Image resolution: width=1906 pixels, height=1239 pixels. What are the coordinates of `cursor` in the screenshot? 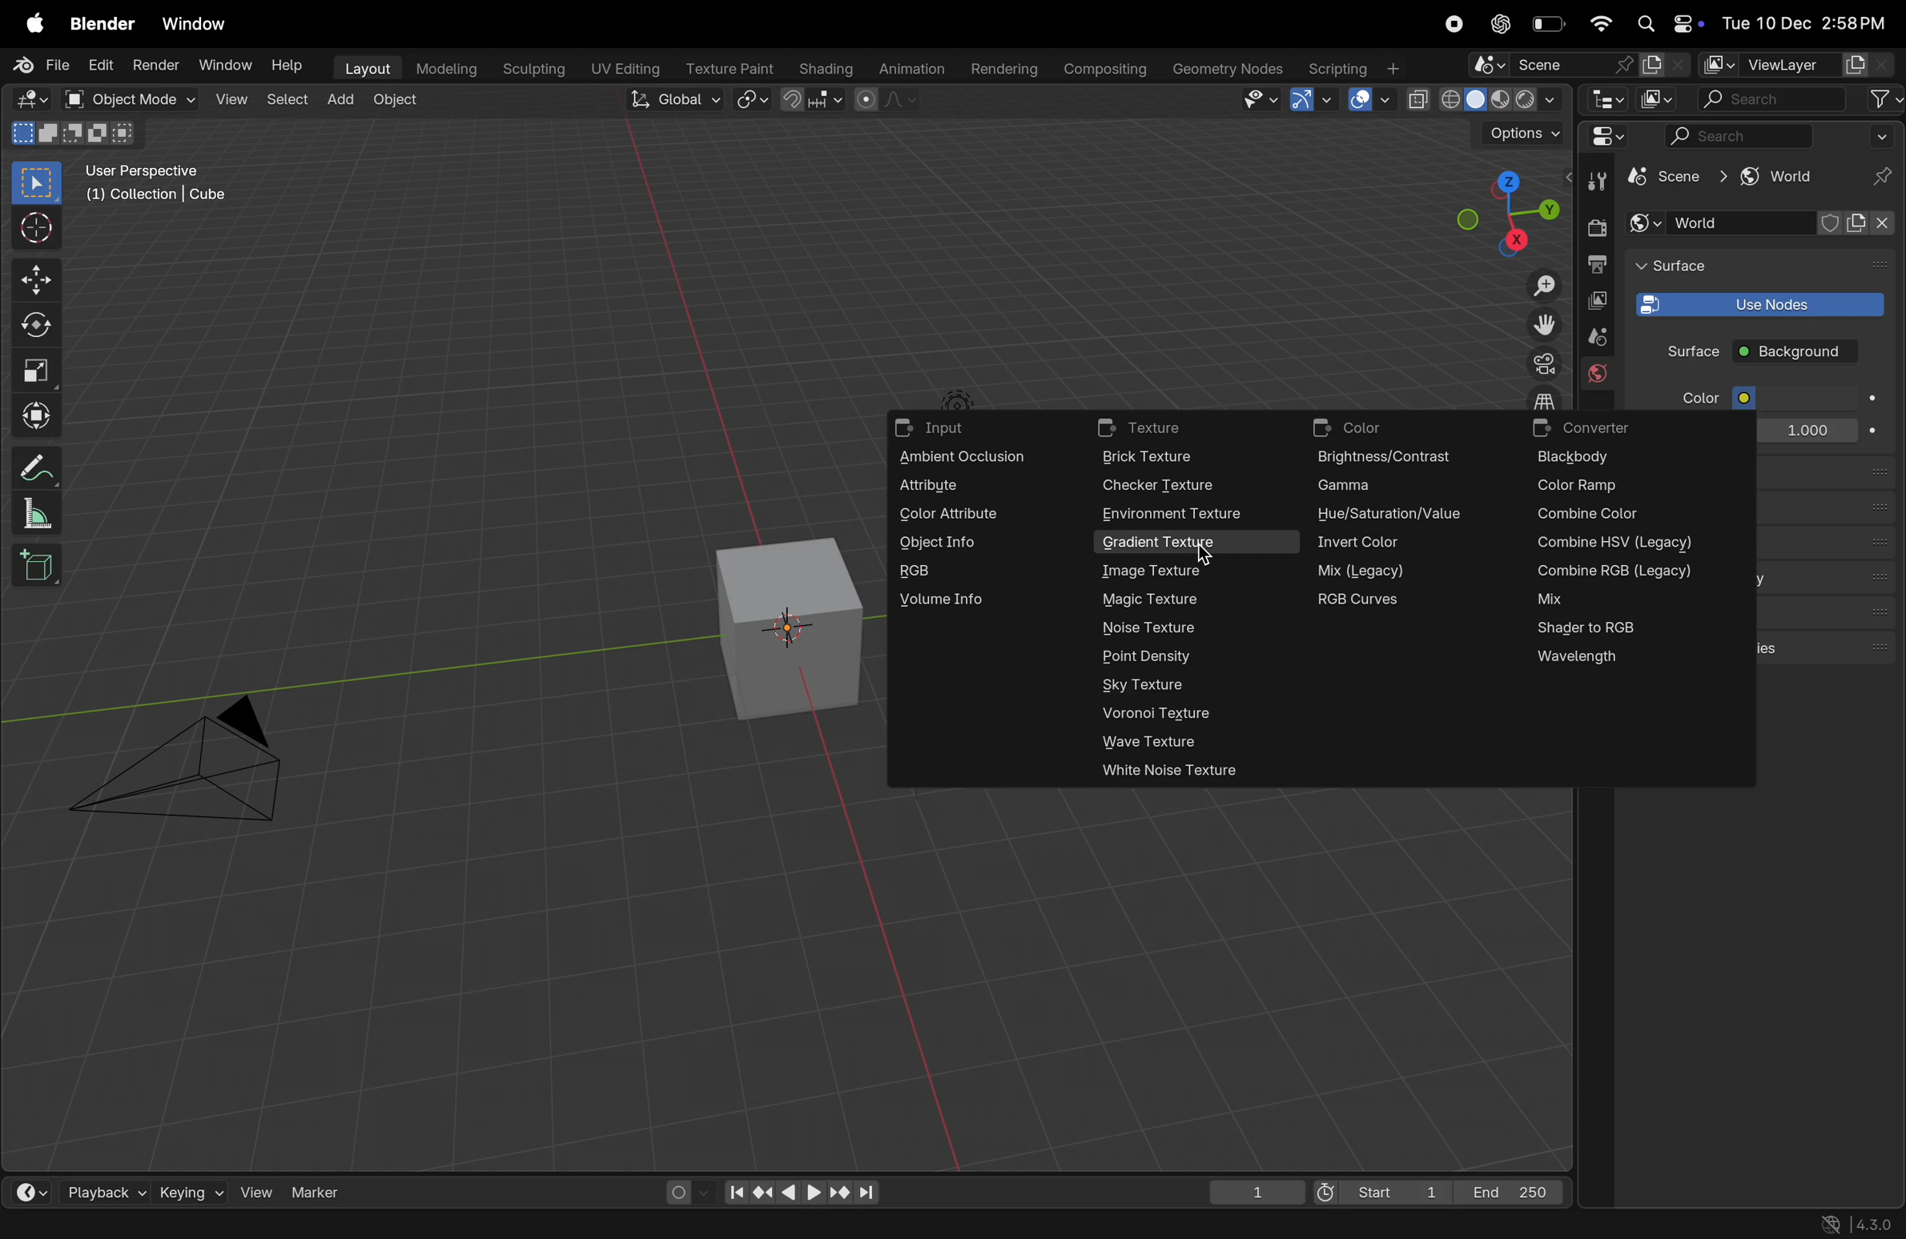 It's located at (38, 227).